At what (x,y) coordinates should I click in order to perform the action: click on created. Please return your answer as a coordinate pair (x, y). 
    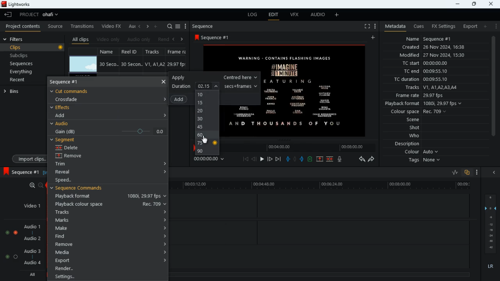
    Looking at the image, I should click on (434, 48).